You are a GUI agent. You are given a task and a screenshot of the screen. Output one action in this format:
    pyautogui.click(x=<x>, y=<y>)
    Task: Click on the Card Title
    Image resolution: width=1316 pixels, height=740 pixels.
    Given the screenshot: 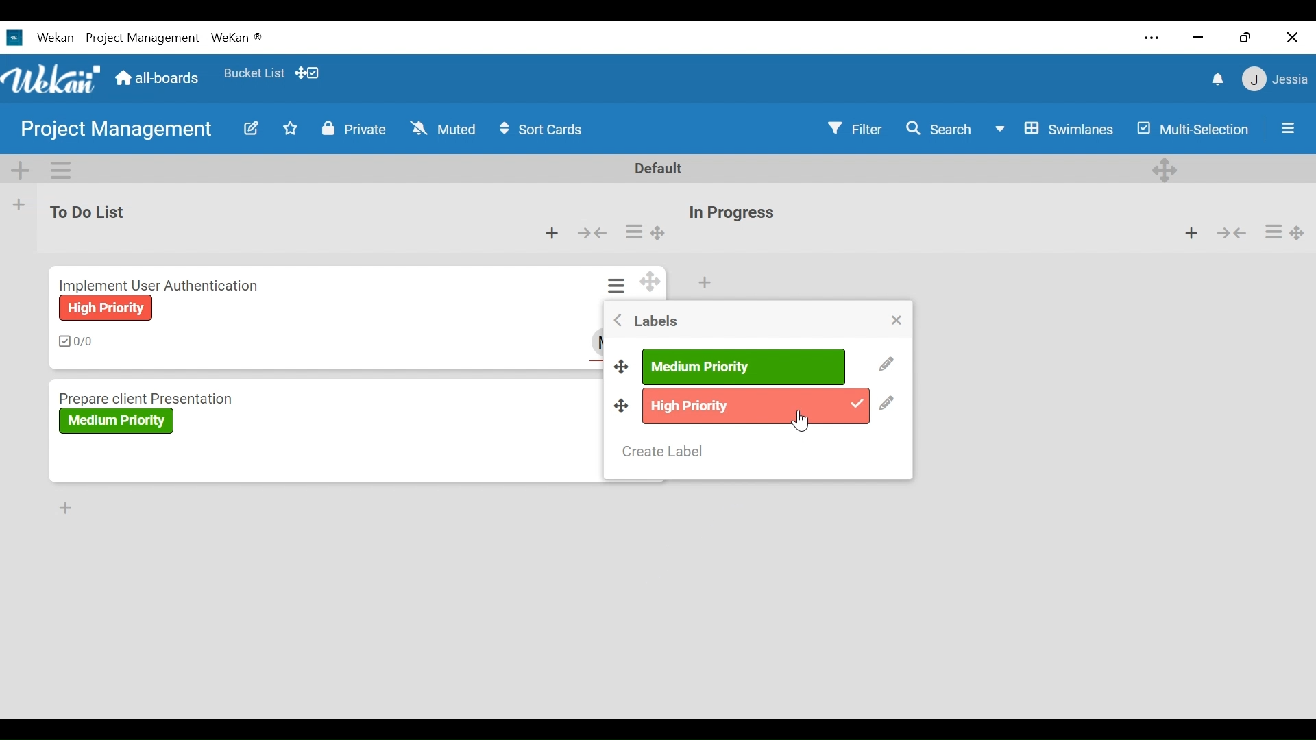 What is the action you would take?
    pyautogui.click(x=197, y=397)
    